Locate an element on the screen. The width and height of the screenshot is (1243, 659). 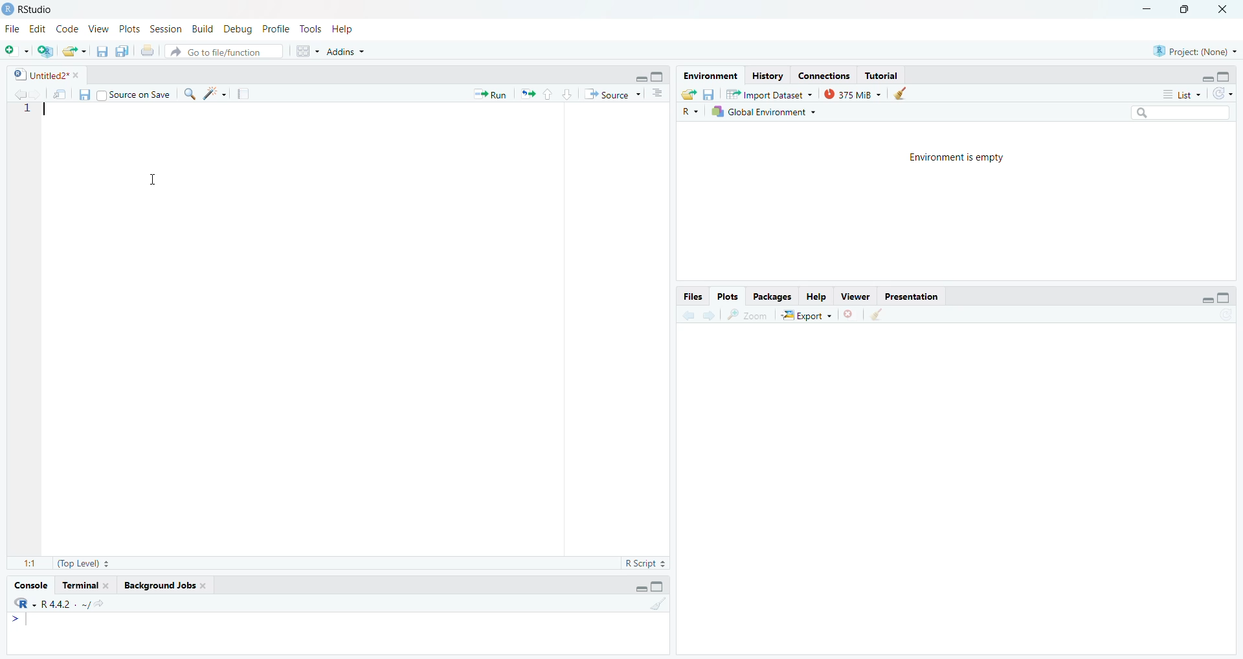
Session is located at coordinates (166, 31).